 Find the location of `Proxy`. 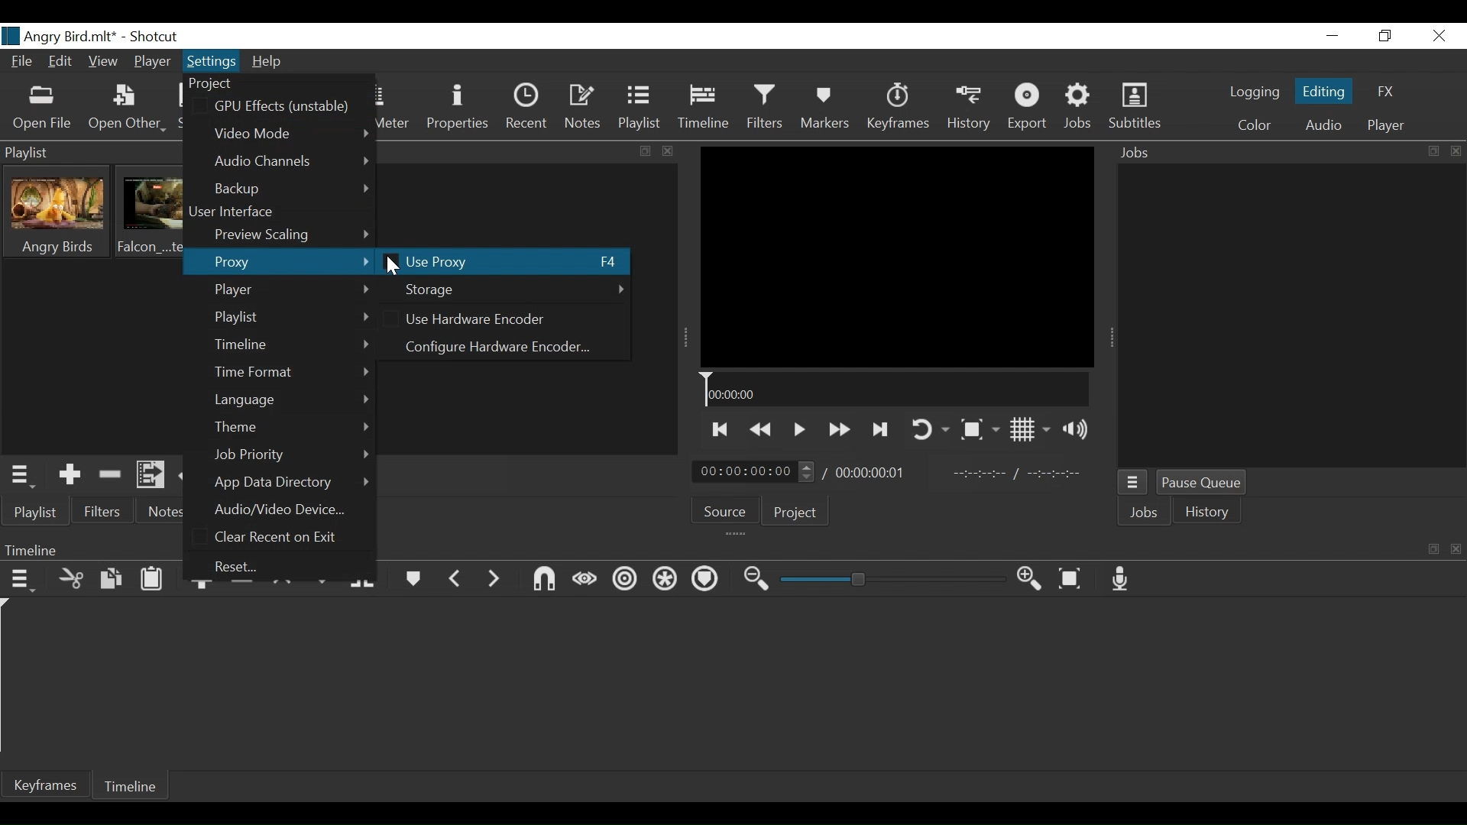

Proxy is located at coordinates (281, 263).